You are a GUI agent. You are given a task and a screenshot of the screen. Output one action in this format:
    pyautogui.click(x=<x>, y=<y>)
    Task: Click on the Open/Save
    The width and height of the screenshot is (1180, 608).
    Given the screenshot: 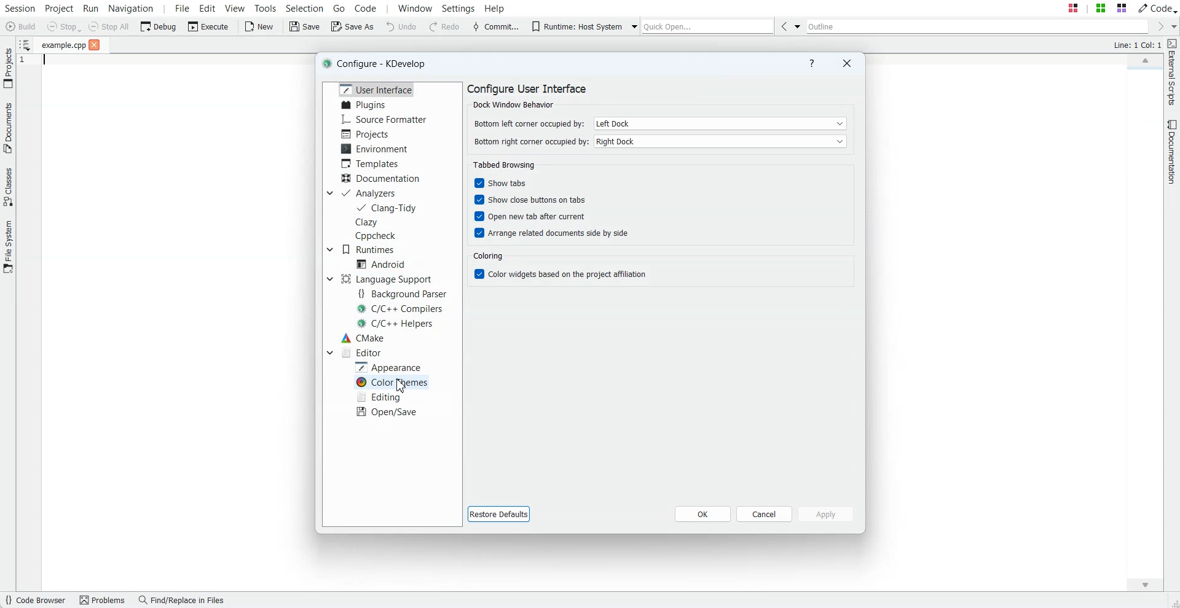 What is the action you would take?
    pyautogui.click(x=387, y=411)
    